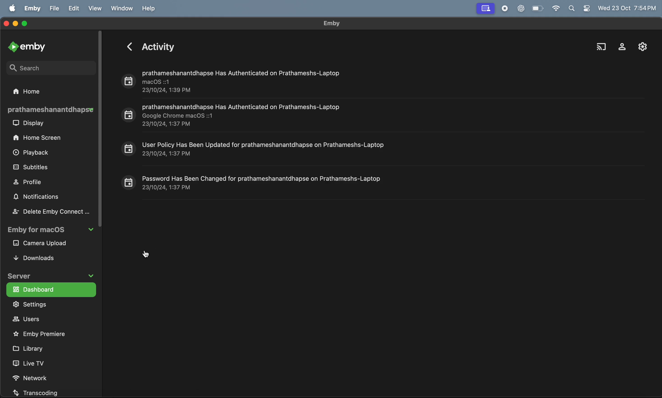 The height and width of the screenshot is (398, 662). Describe the element at coordinates (6, 23) in the screenshot. I see `closing window` at that location.